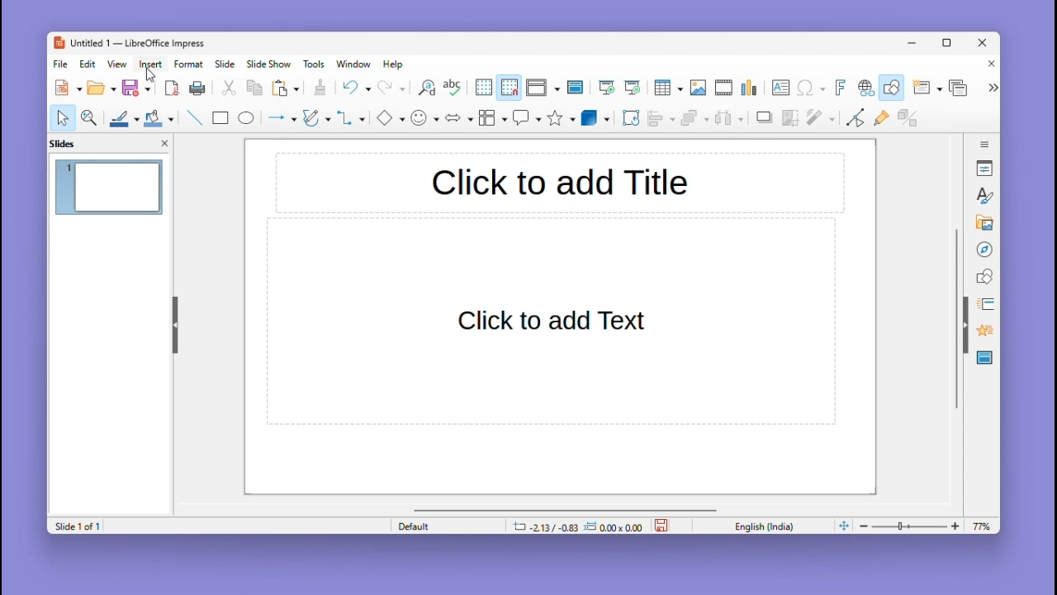  I want to click on Comment box, so click(527, 117).